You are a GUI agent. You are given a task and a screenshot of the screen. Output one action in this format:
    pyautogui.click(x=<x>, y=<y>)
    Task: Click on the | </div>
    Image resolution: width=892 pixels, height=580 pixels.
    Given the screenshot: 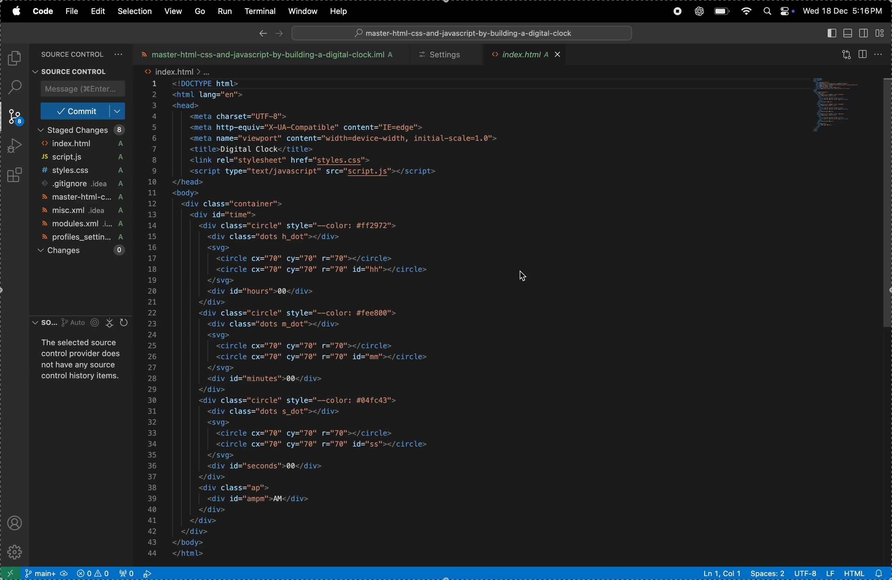 What is the action you would take?
    pyautogui.click(x=208, y=521)
    